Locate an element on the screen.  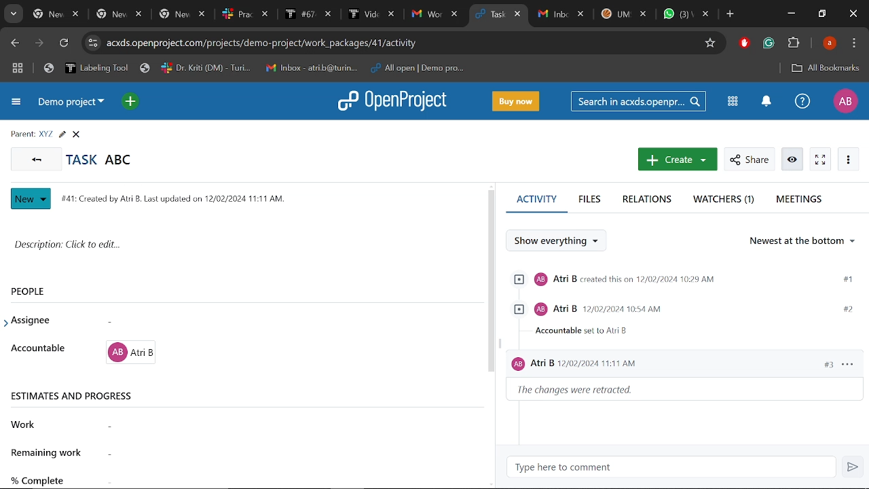
site info is located at coordinates (92, 43).